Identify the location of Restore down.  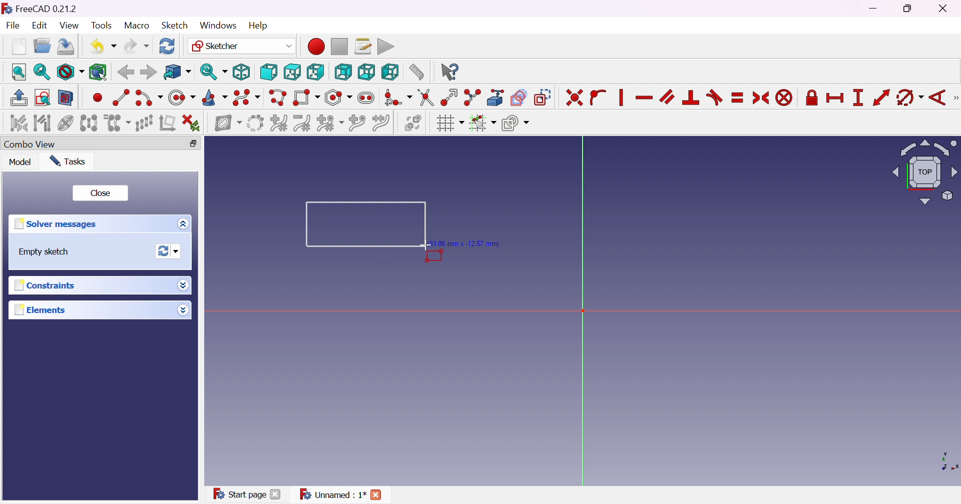
(193, 144).